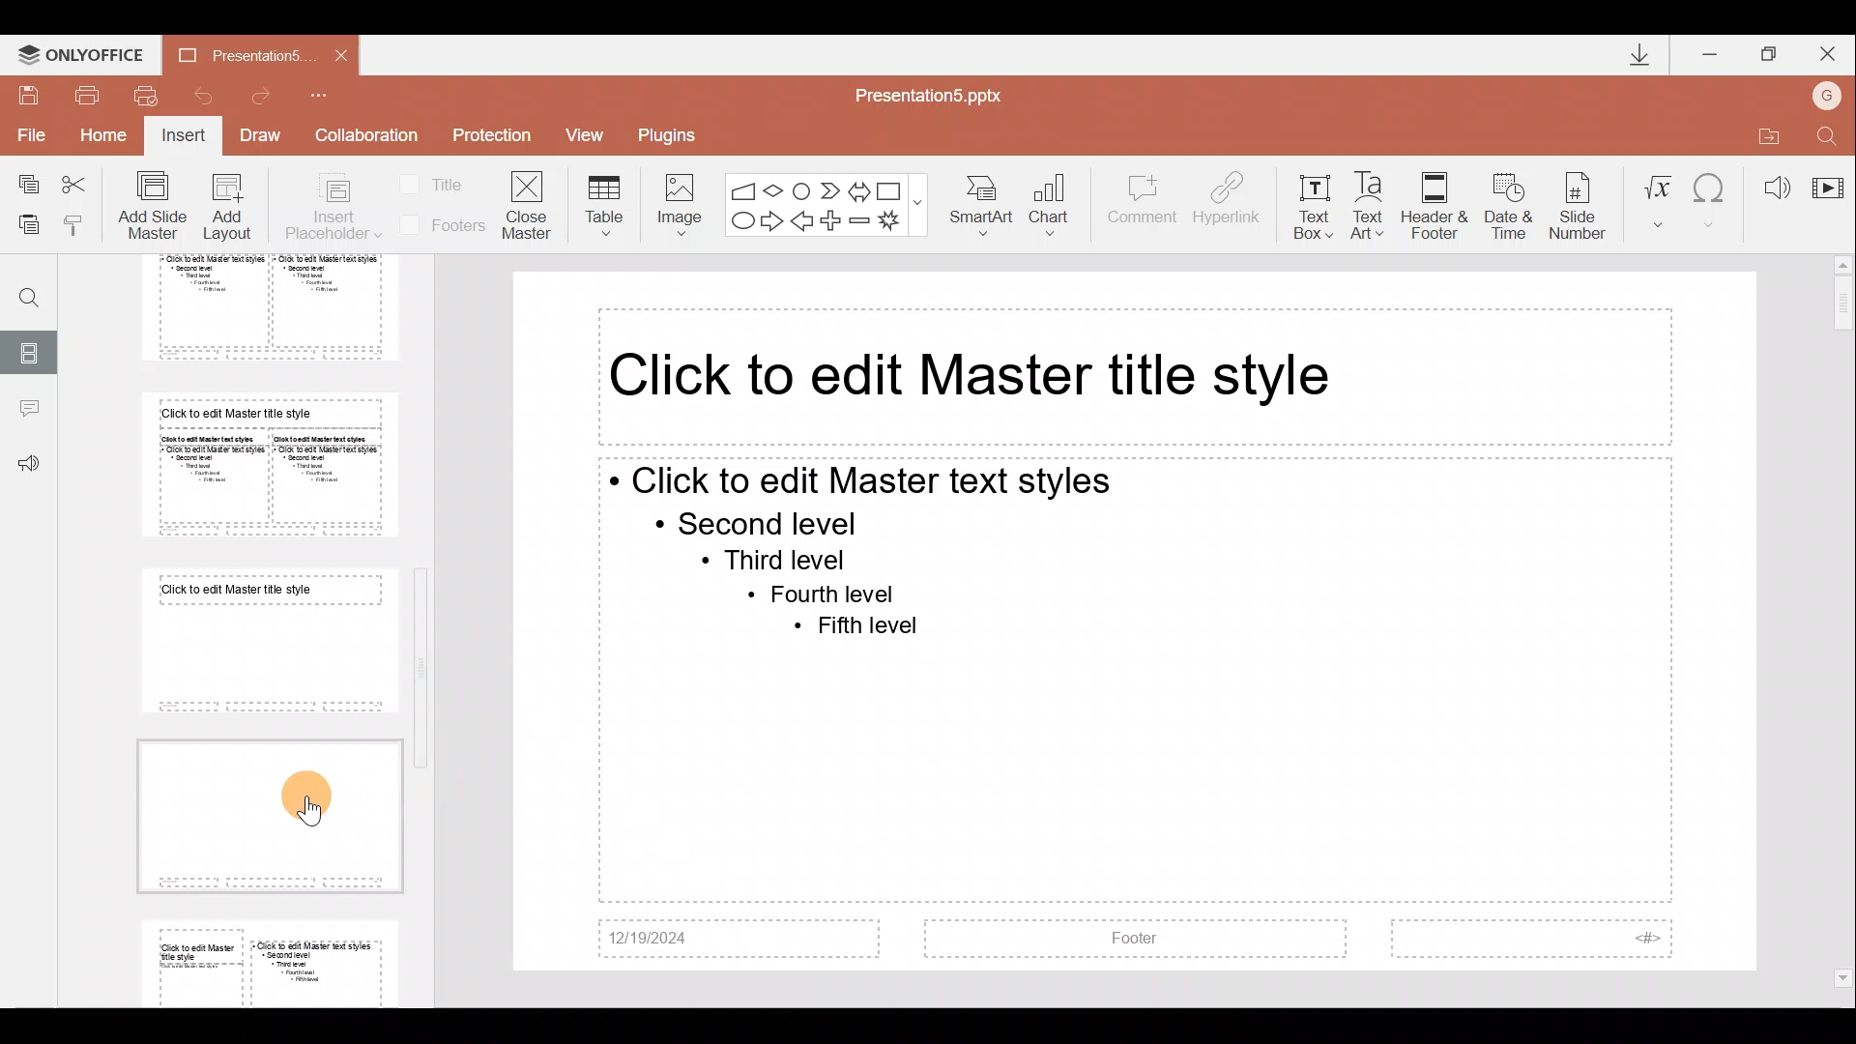 The height and width of the screenshot is (1044, 1856). What do you see at coordinates (28, 411) in the screenshot?
I see `Comments` at bounding box center [28, 411].